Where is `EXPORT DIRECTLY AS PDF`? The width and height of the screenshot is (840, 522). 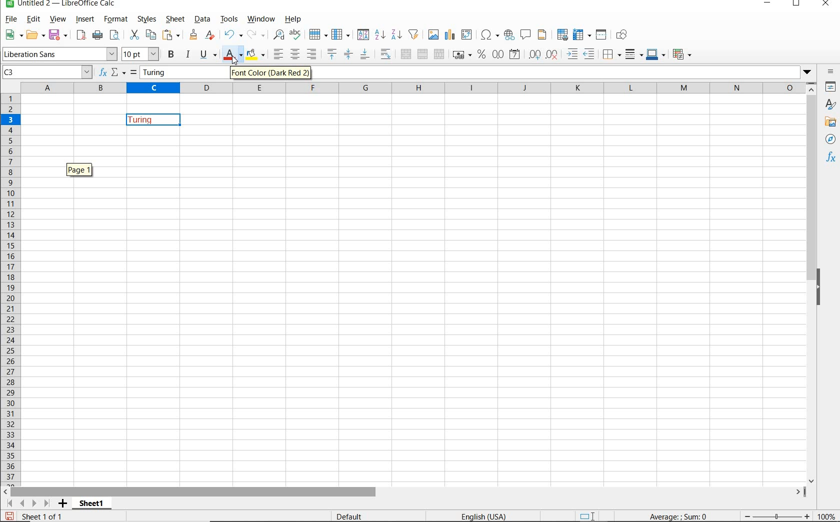 EXPORT DIRECTLY AS PDF is located at coordinates (81, 35).